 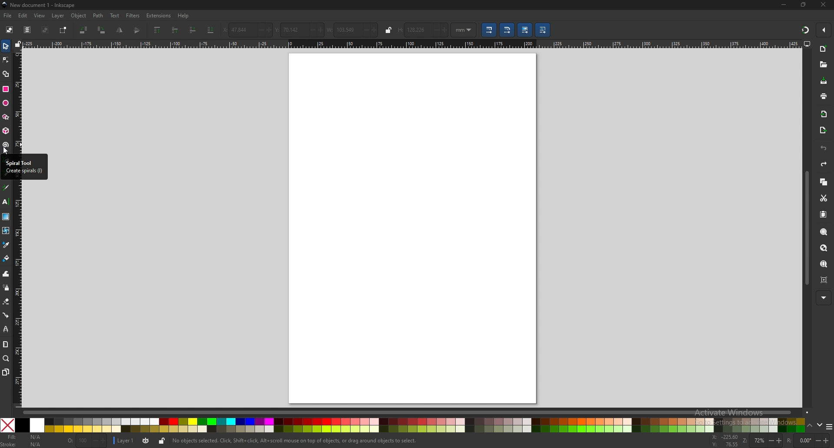 What do you see at coordinates (824, 164) in the screenshot?
I see `redo` at bounding box center [824, 164].